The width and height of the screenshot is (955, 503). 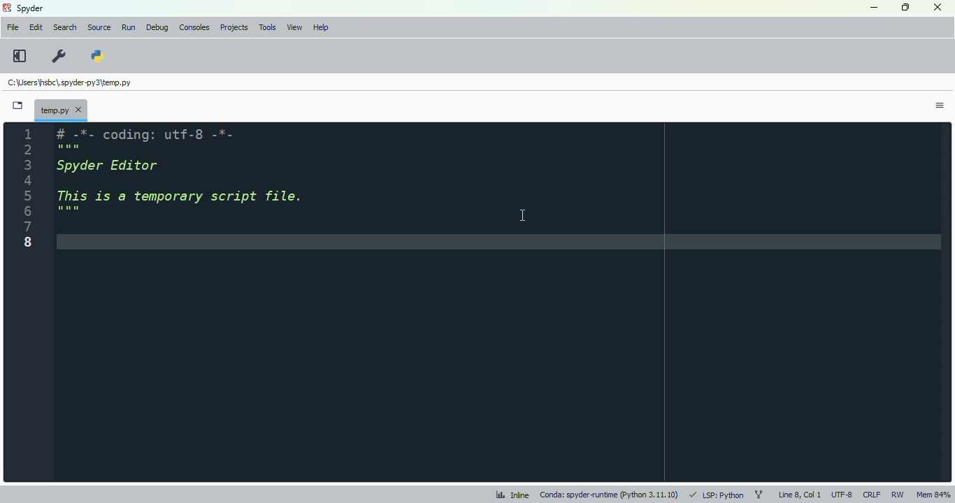 What do you see at coordinates (904, 7) in the screenshot?
I see `maximize` at bounding box center [904, 7].